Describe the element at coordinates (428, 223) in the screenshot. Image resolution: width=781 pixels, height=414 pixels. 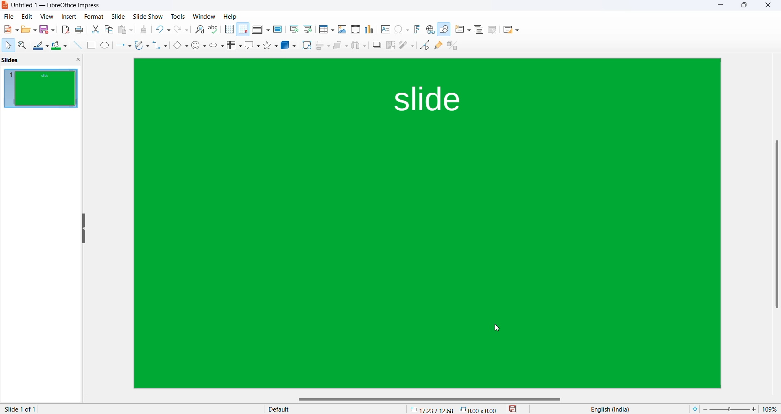
I see `background color` at that location.